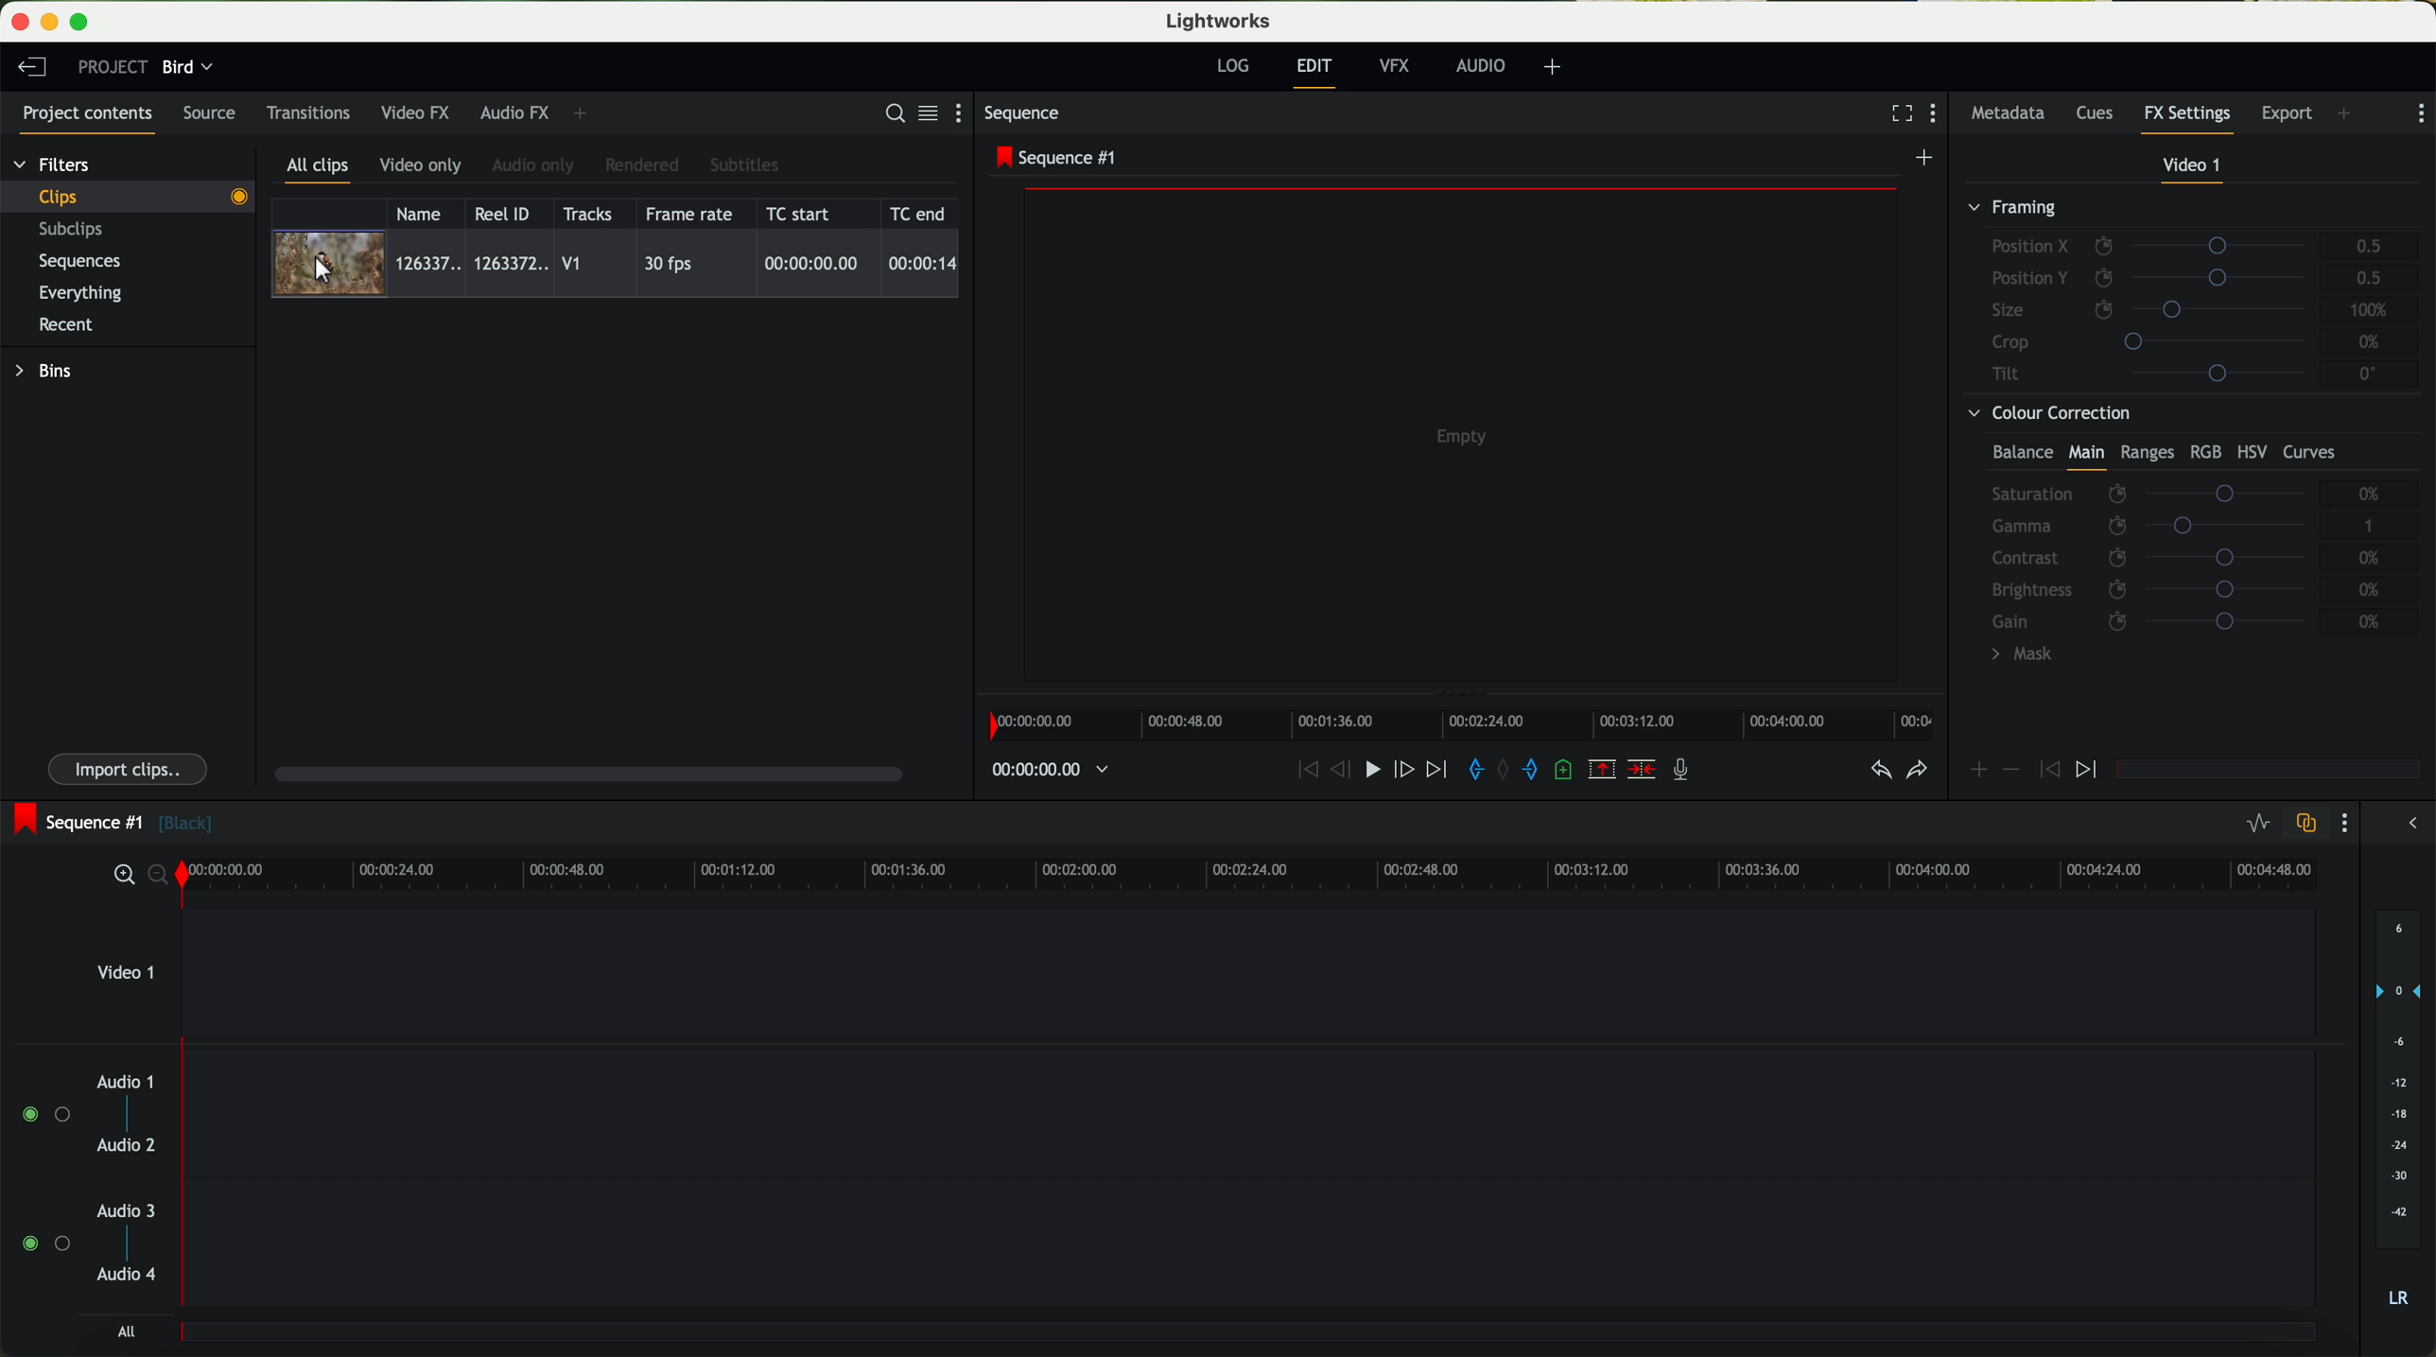 This screenshot has height=1357, width=2436. I want to click on 0%, so click(2370, 621).